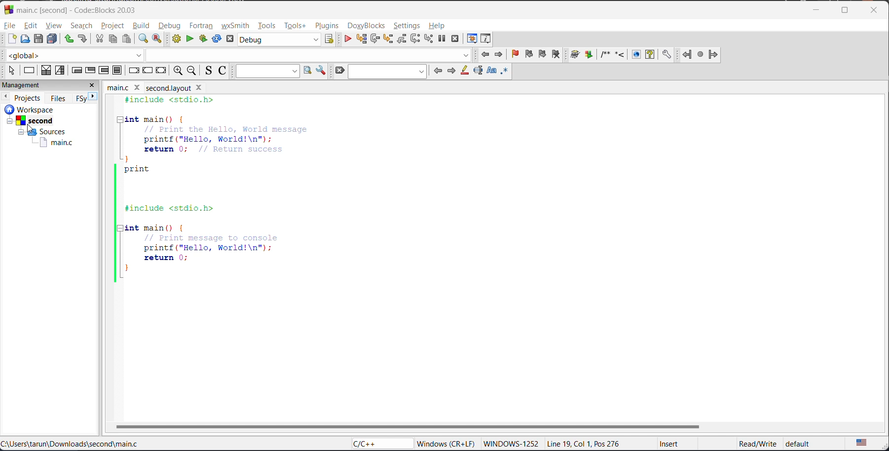 The image size is (889, 451). Describe the element at coordinates (92, 71) in the screenshot. I see `exit condition loop` at that location.